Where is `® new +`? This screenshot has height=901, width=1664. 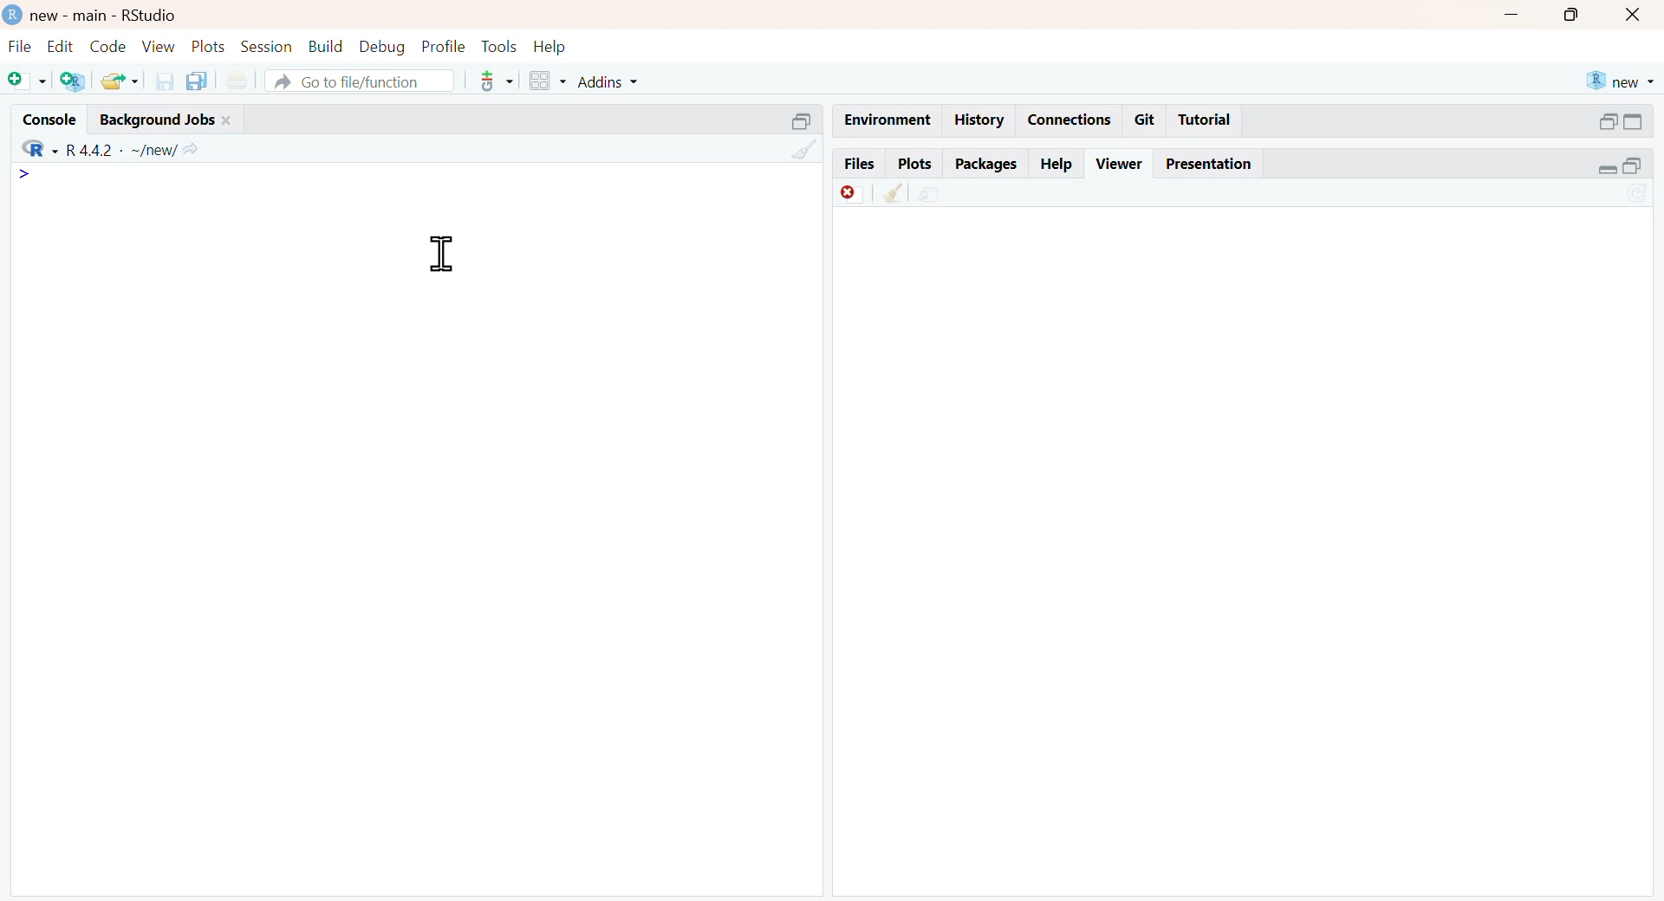 ® new + is located at coordinates (1623, 80).